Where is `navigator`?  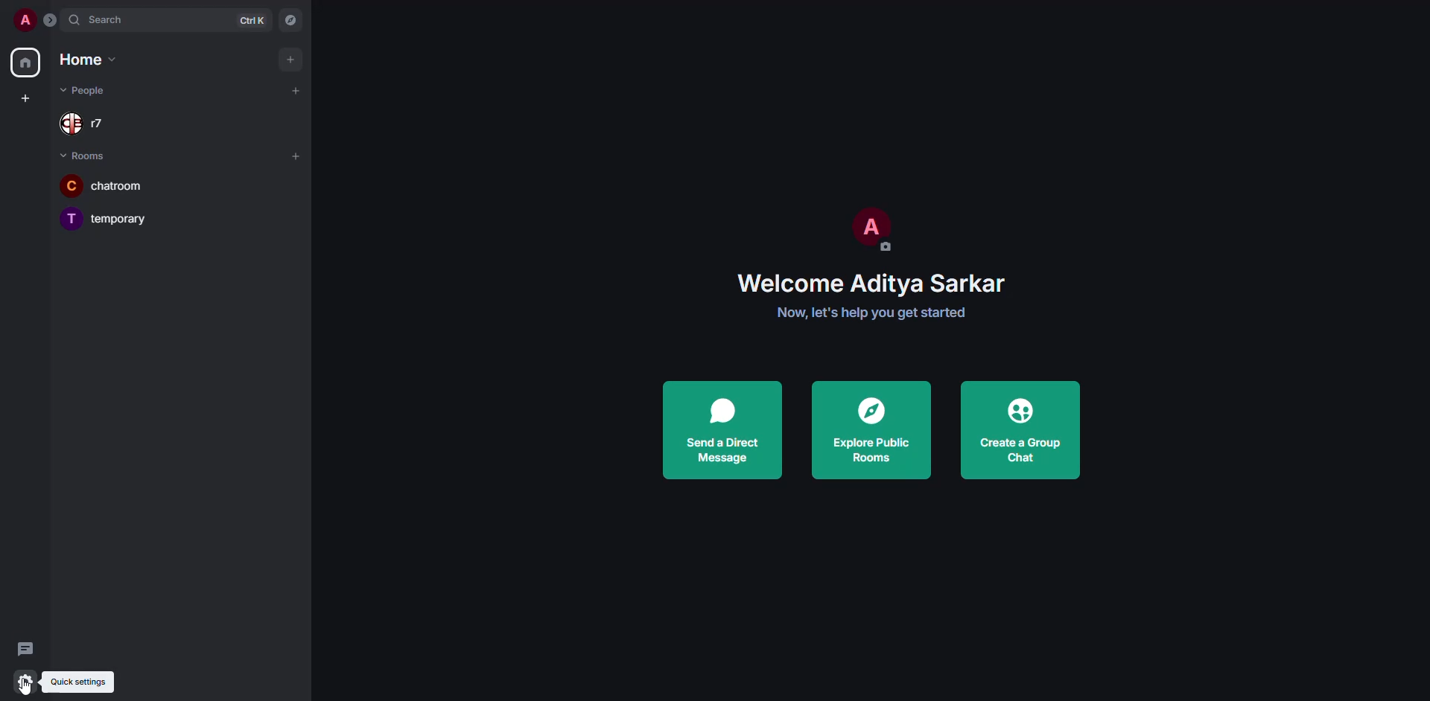
navigator is located at coordinates (290, 21).